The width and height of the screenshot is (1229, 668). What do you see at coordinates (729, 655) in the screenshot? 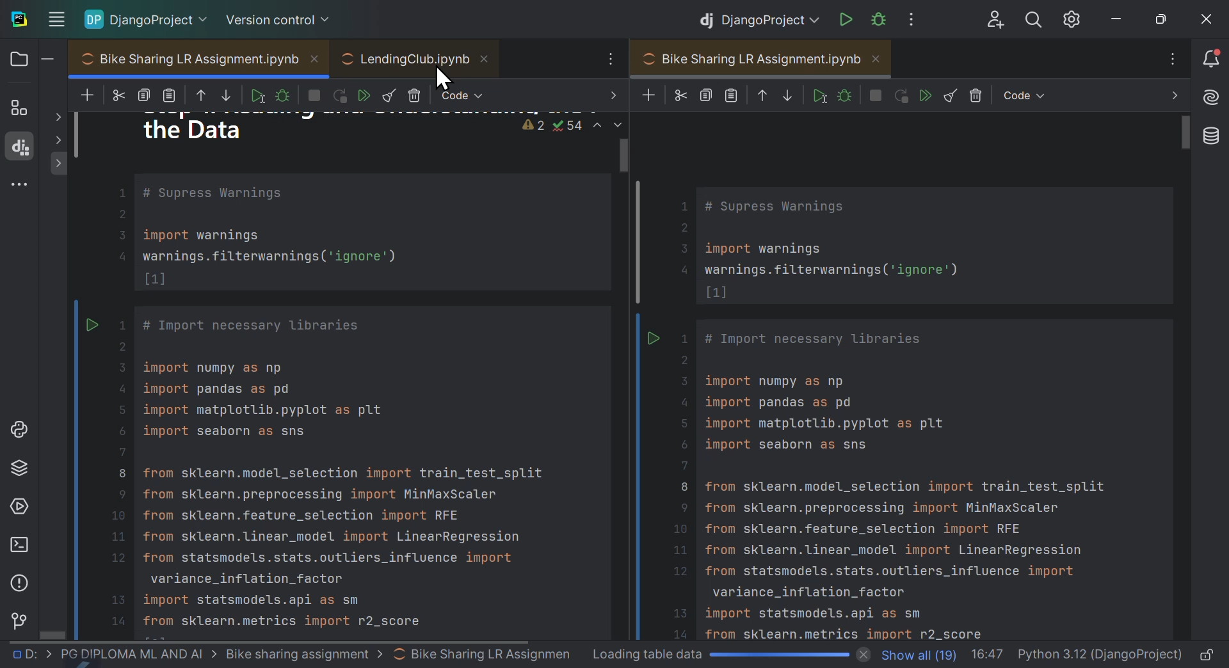
I see `loading table data` at bounding box center [729, 655].